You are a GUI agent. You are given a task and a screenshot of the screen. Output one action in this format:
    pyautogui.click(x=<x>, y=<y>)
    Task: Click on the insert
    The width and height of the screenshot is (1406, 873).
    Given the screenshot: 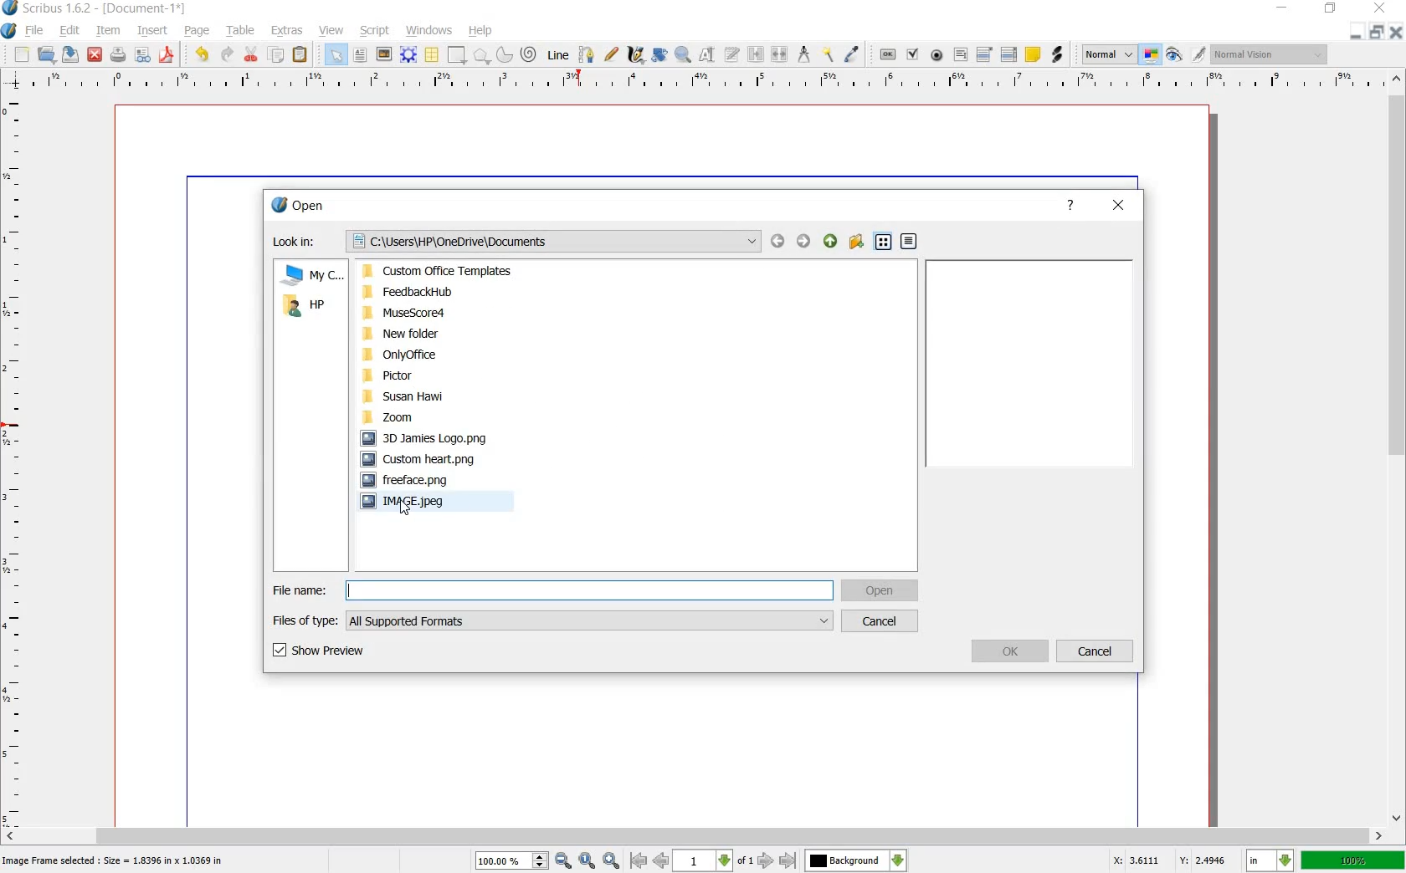 What is the action you would take?
    pyautogui.click(x=153, y=32)
    